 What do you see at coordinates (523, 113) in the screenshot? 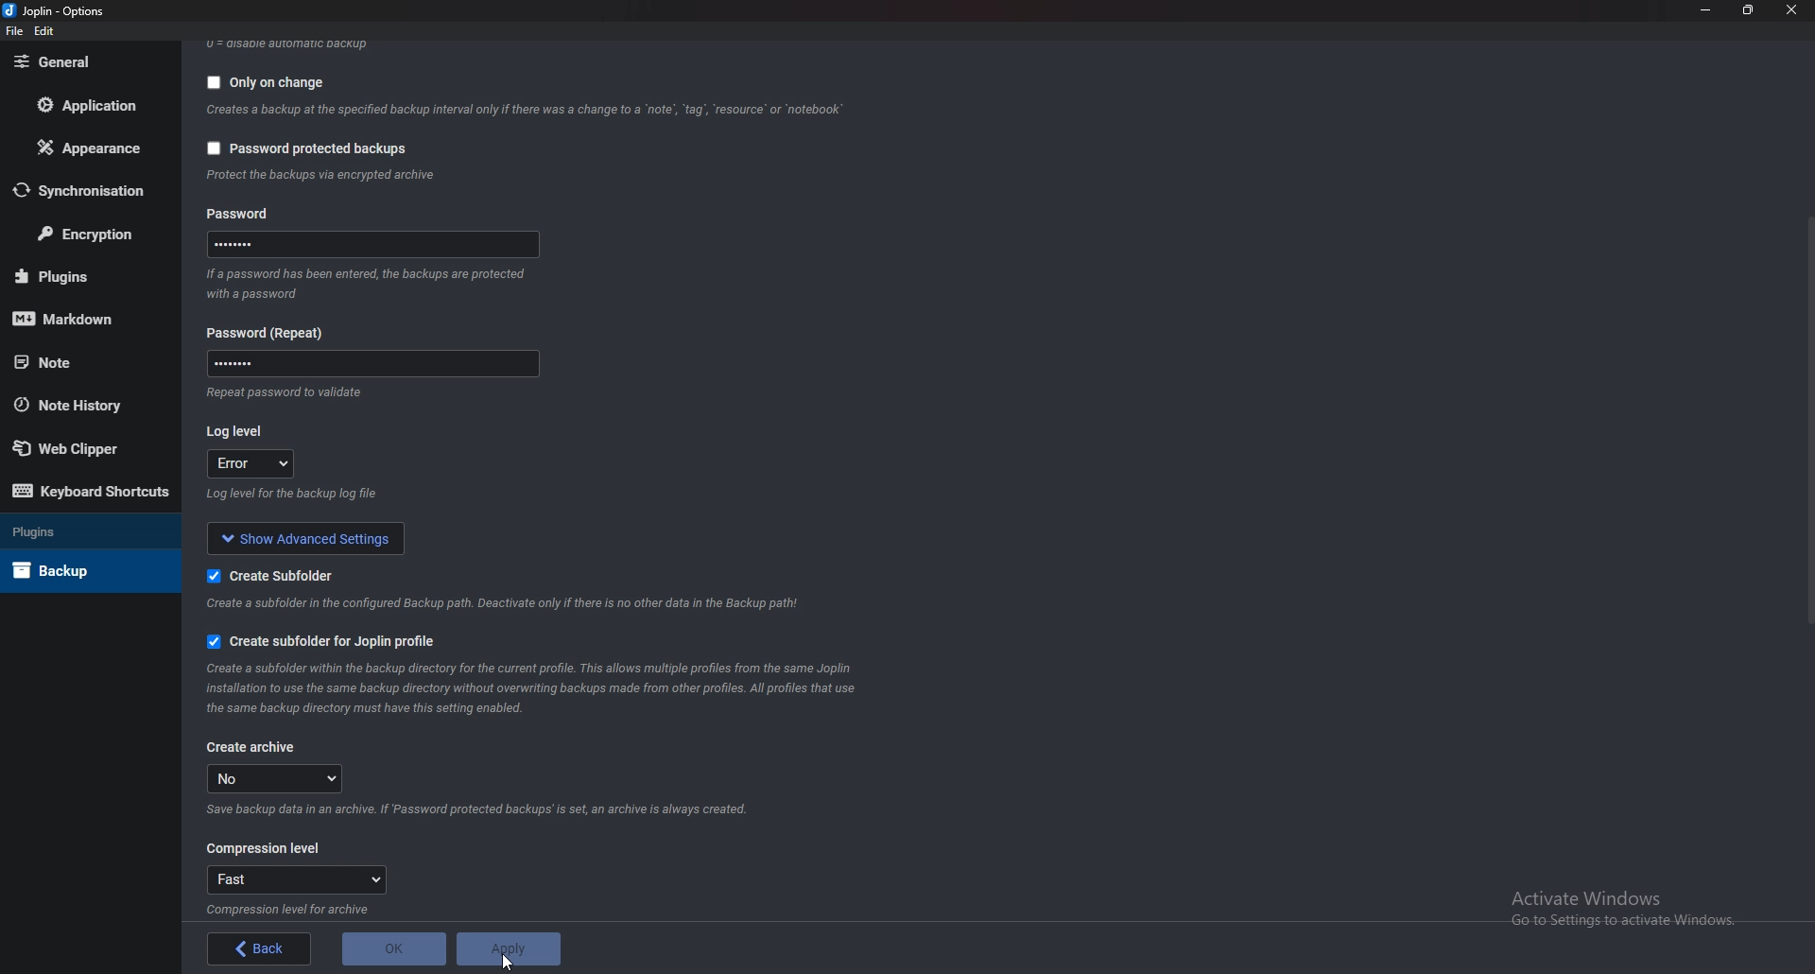
I see `Info on backup on change` at bounding box center [523, 113].